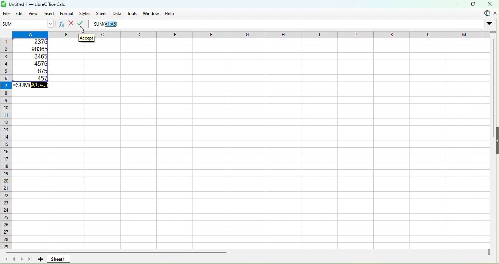 The height and width of the screenshot is (264, 499). Describe the element at coordinates (496, 13) in the screenshot. I see `Close document` at that location.